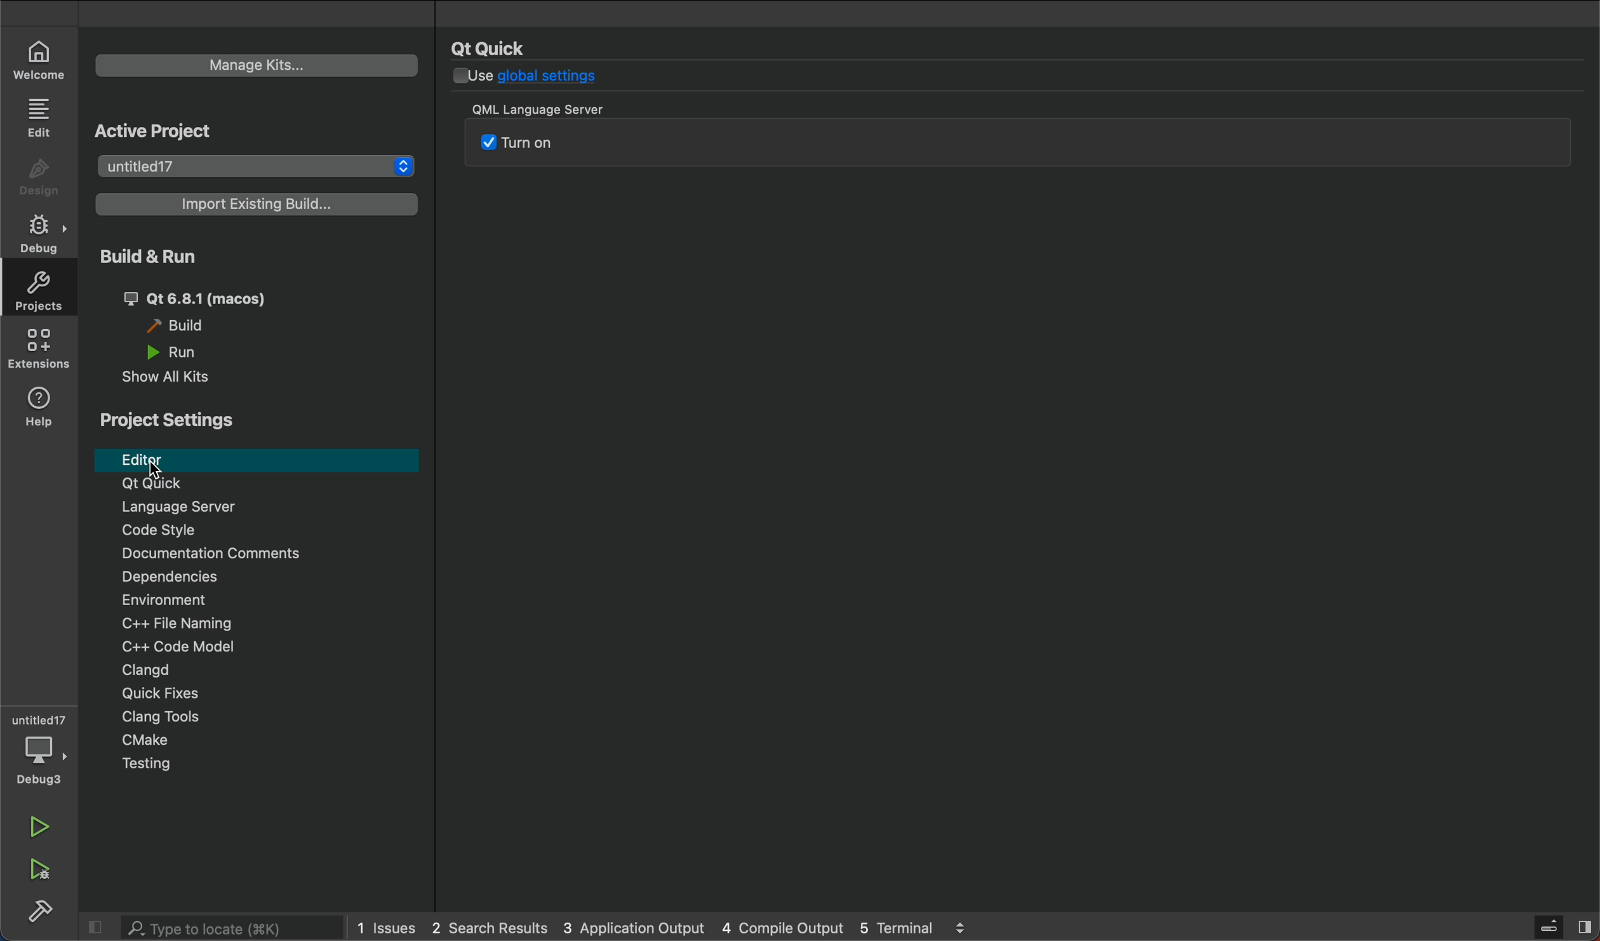  Describe the element at coordinates (252, 554) in the screenshot. I see `Documentation comments` at that location.